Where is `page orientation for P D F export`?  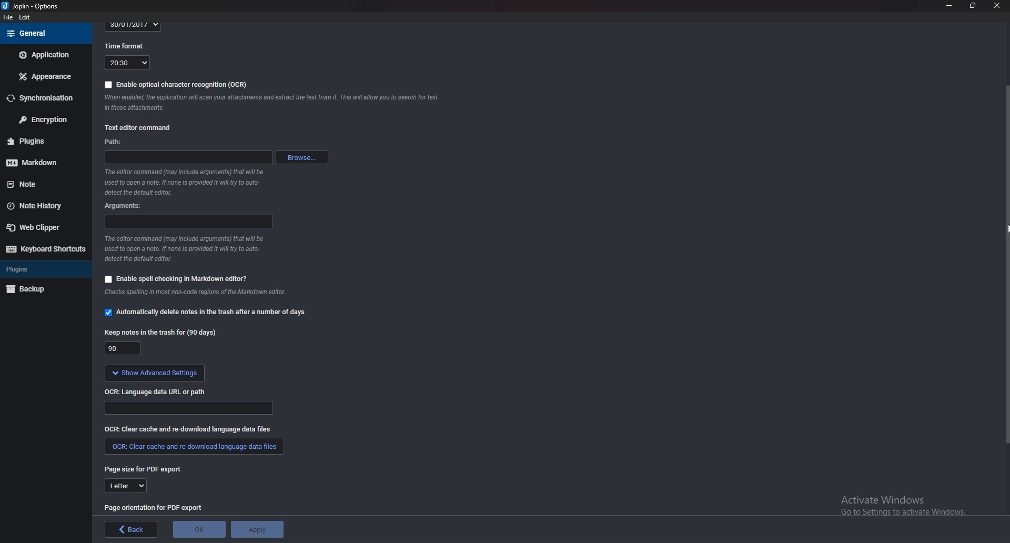
page orientation for P D F export is located at coordinates (155, 507).